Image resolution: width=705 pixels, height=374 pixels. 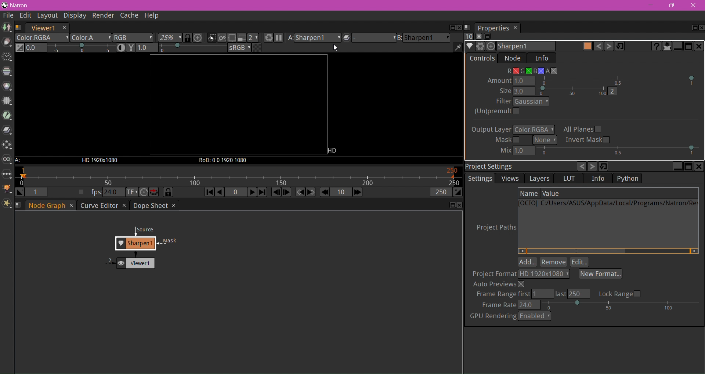 I want to click on Scroll, so click(x=607, y=251).